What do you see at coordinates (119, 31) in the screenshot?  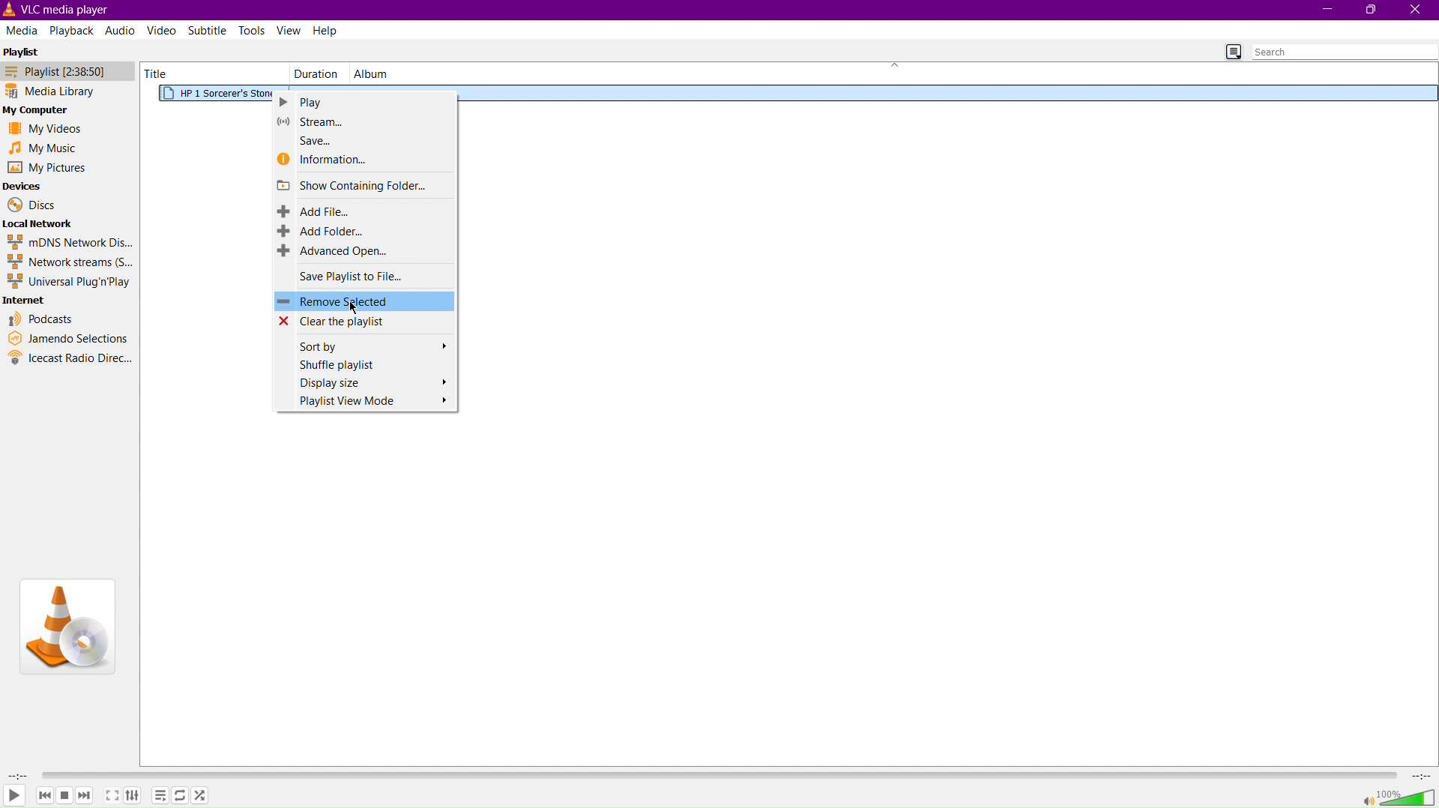 I see `Audio` at bounding box center [119, 31].